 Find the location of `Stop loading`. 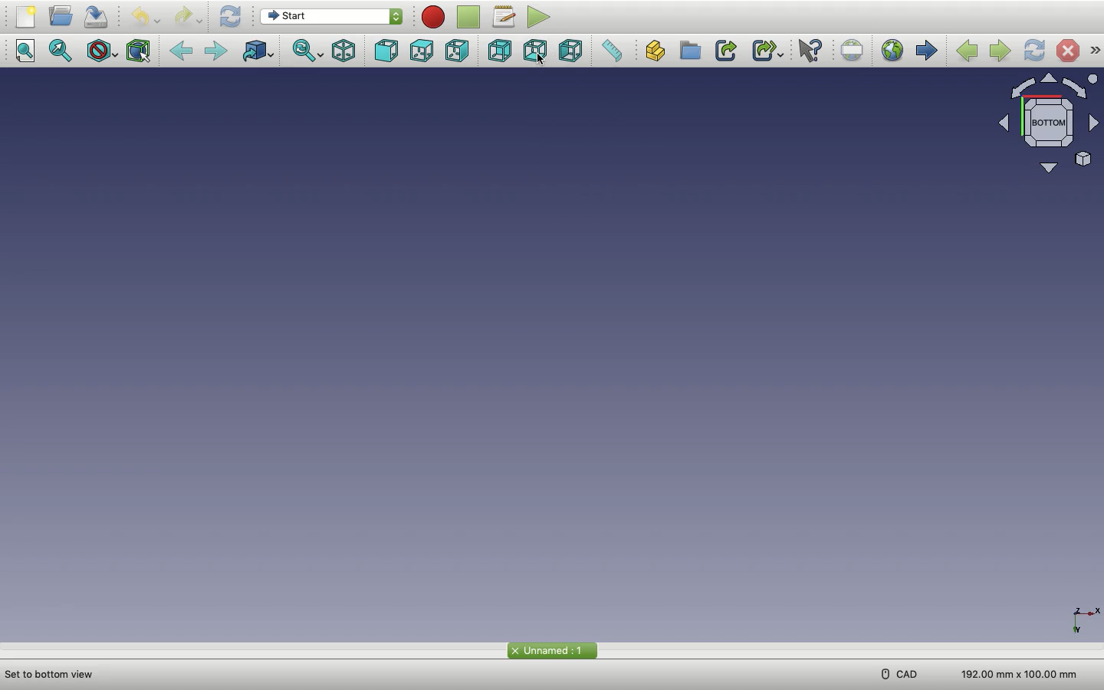

Stop loading is located at coordinates (1068, 51).